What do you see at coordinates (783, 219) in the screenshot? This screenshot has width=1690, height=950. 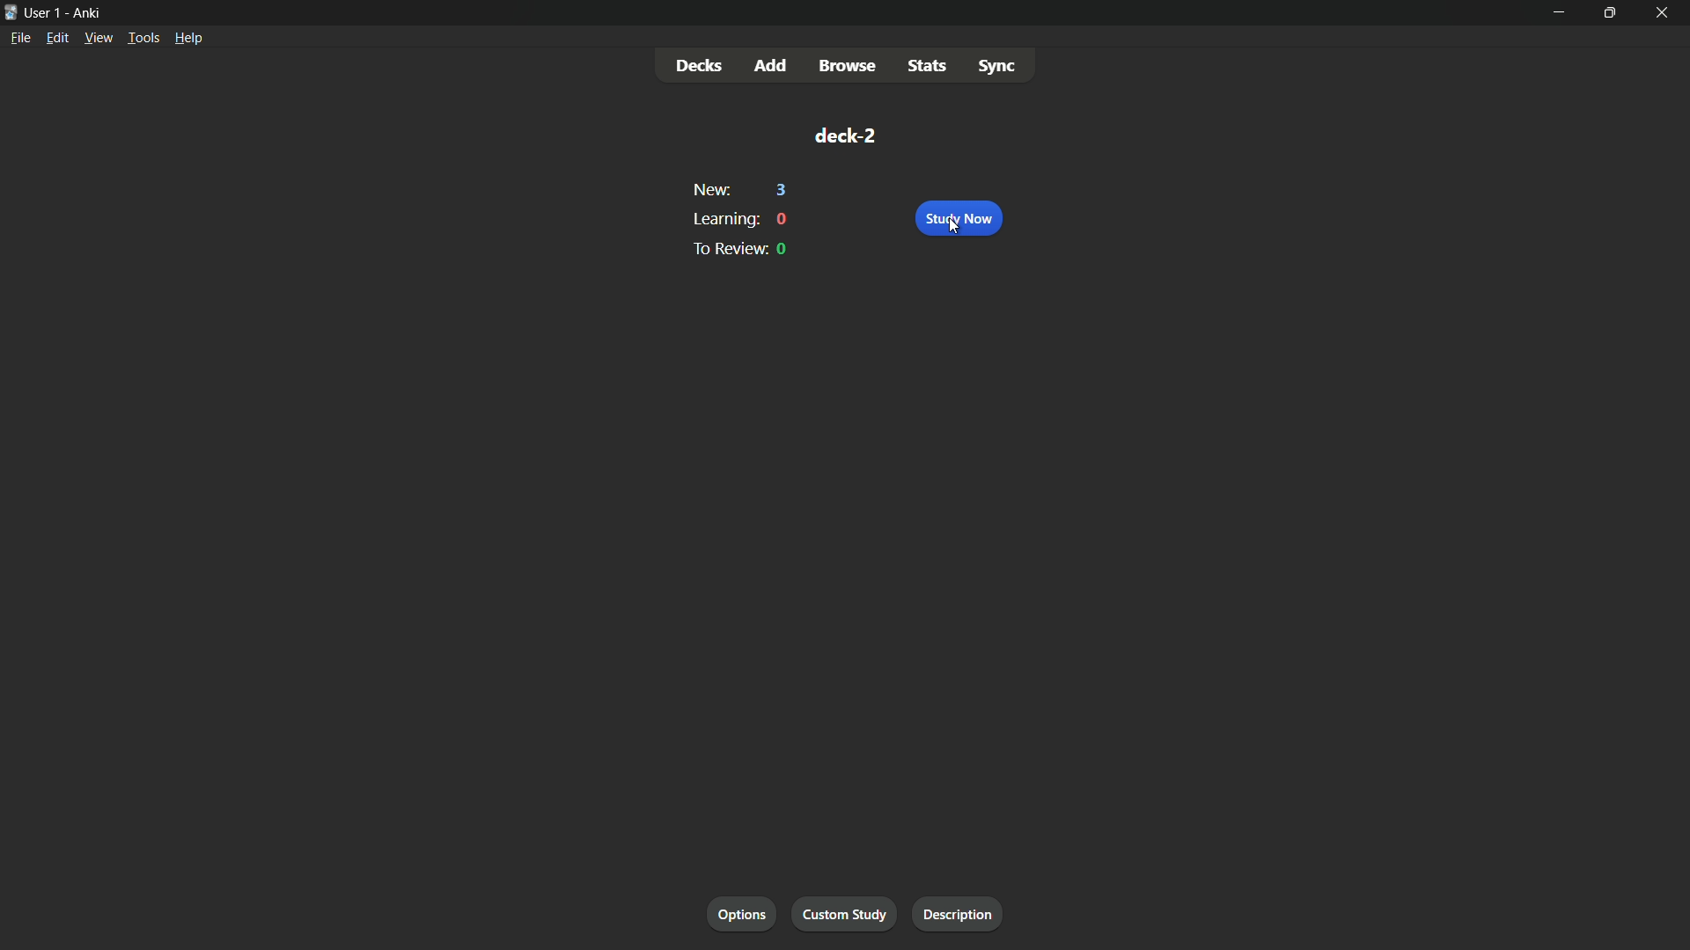 I see `0` at bounding box center [783, 219].